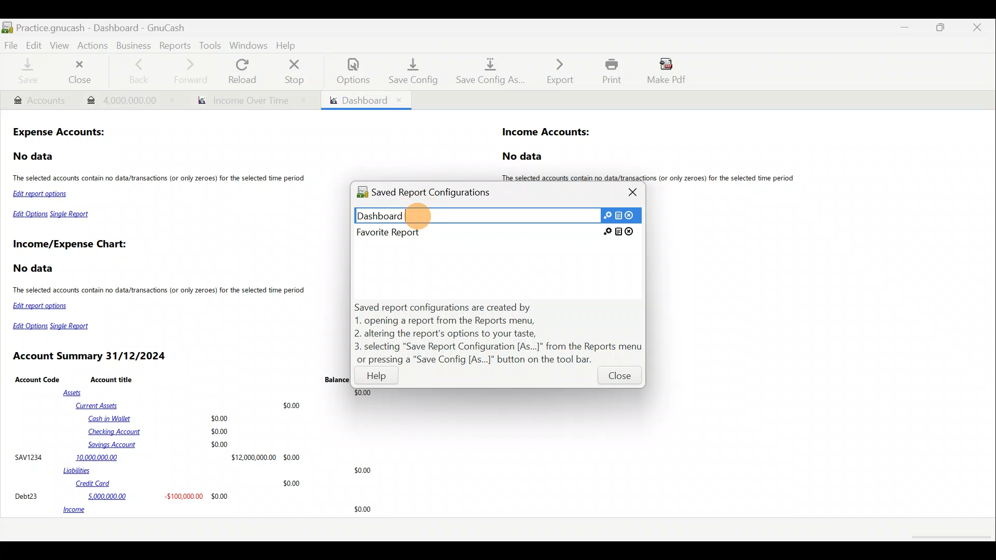 The width and height of the screenshot is (996, 560). What do you see at coordinates (82, 72) in the screenshot?
I see `Close` at bounding box center [82, 72].